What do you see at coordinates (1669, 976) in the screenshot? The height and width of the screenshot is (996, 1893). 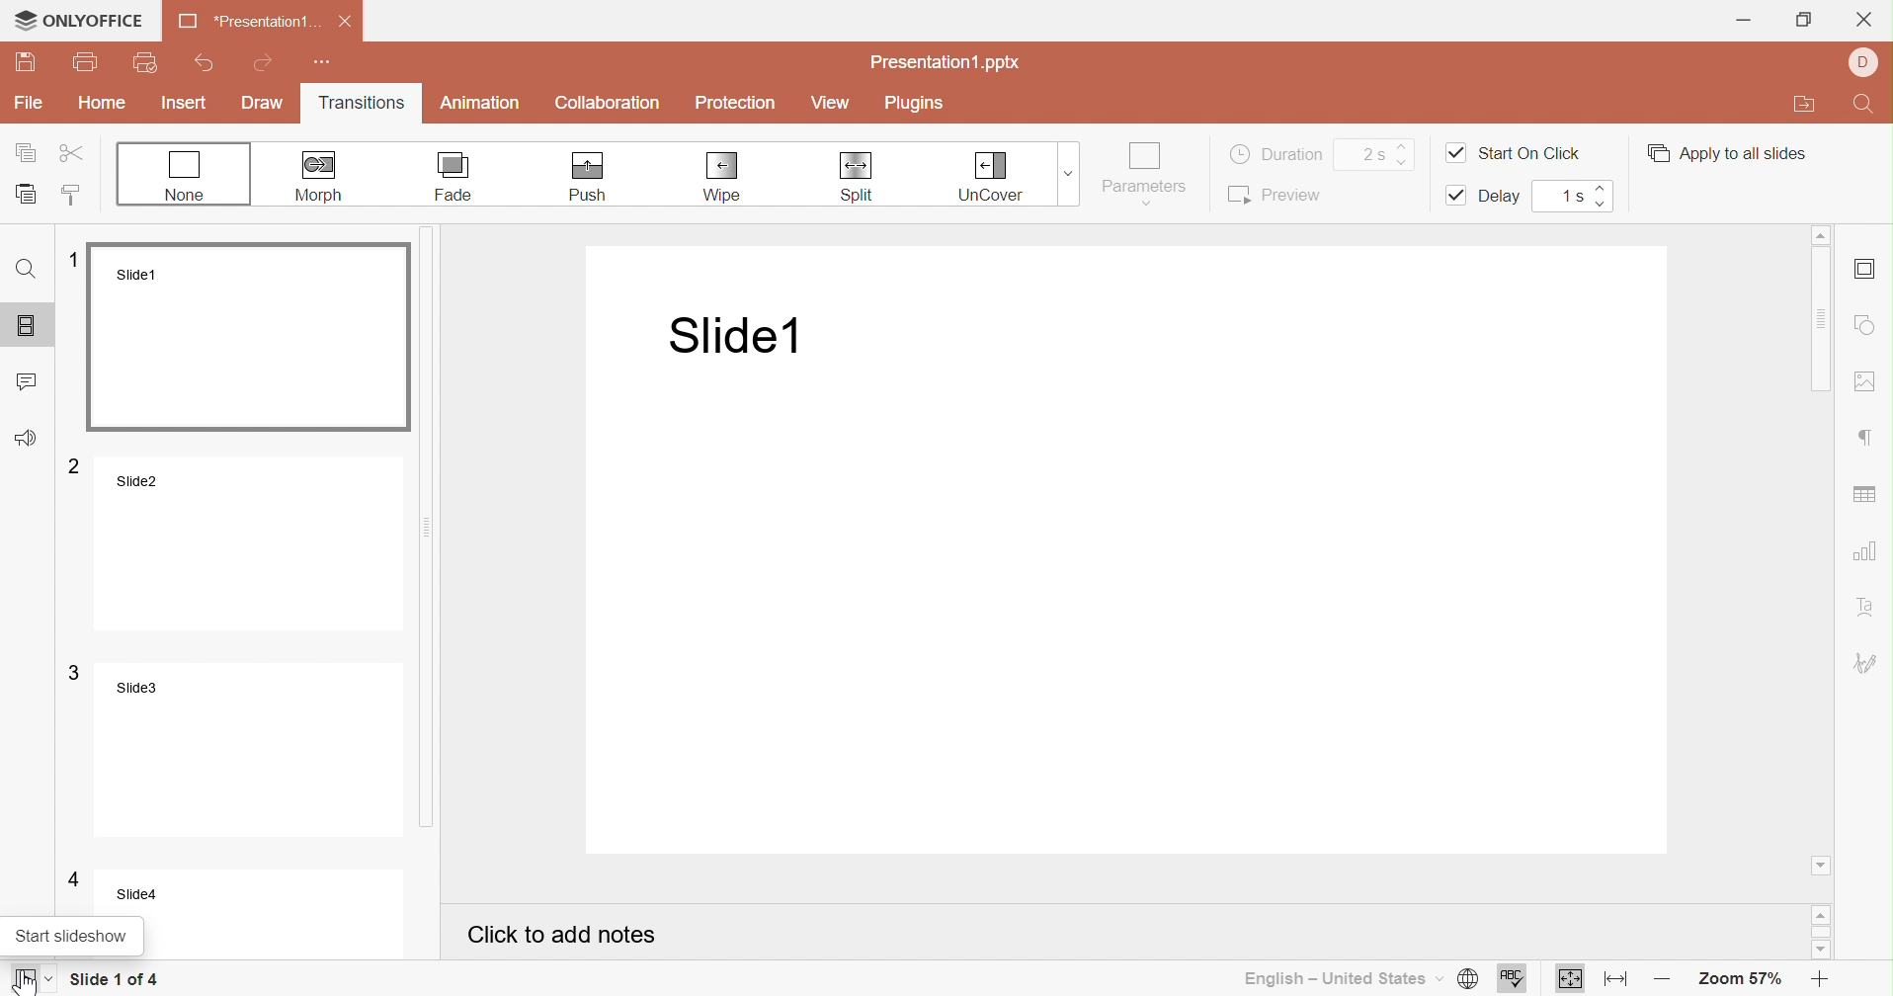 I see `Zoom out` at bounding box center [1669, 976].